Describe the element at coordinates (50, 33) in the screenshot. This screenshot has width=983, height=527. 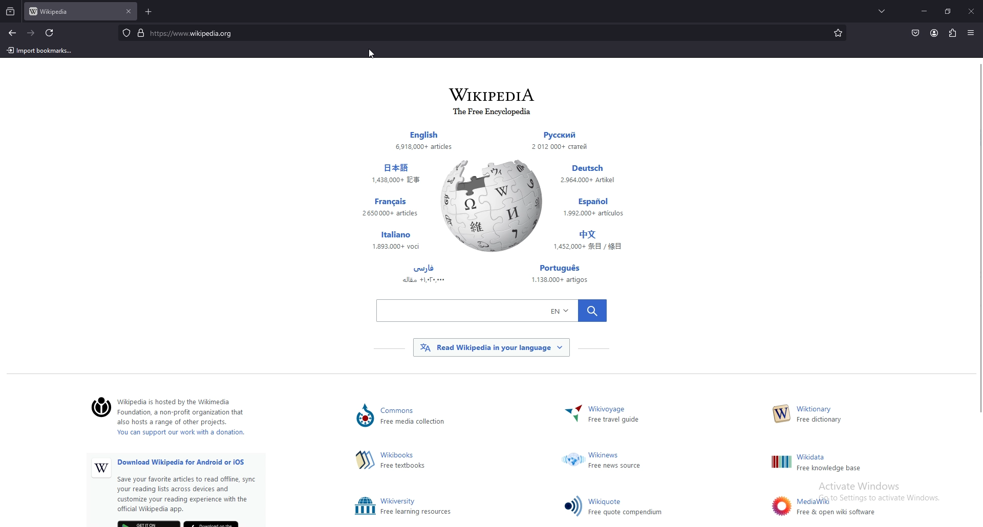
I see `refresh` at that location.